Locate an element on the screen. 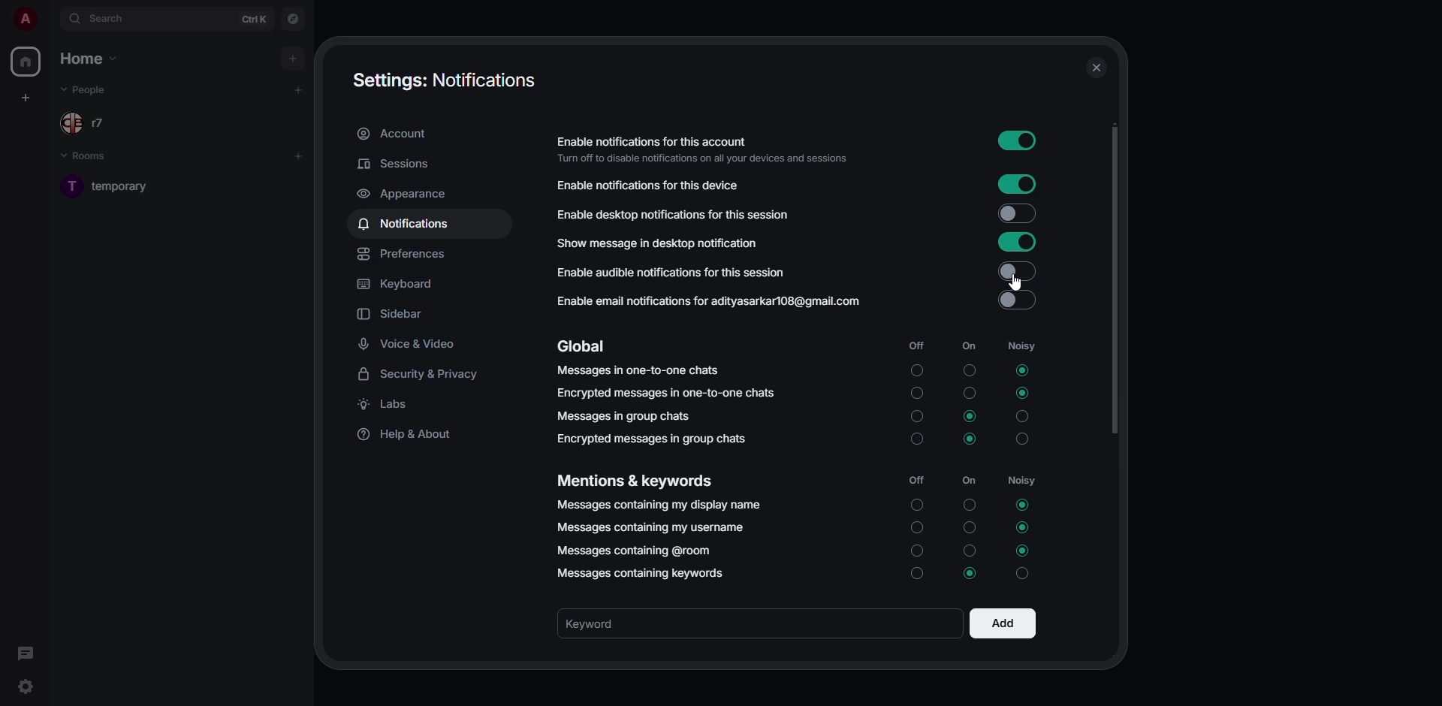  off is located at coordinates (918, 442).